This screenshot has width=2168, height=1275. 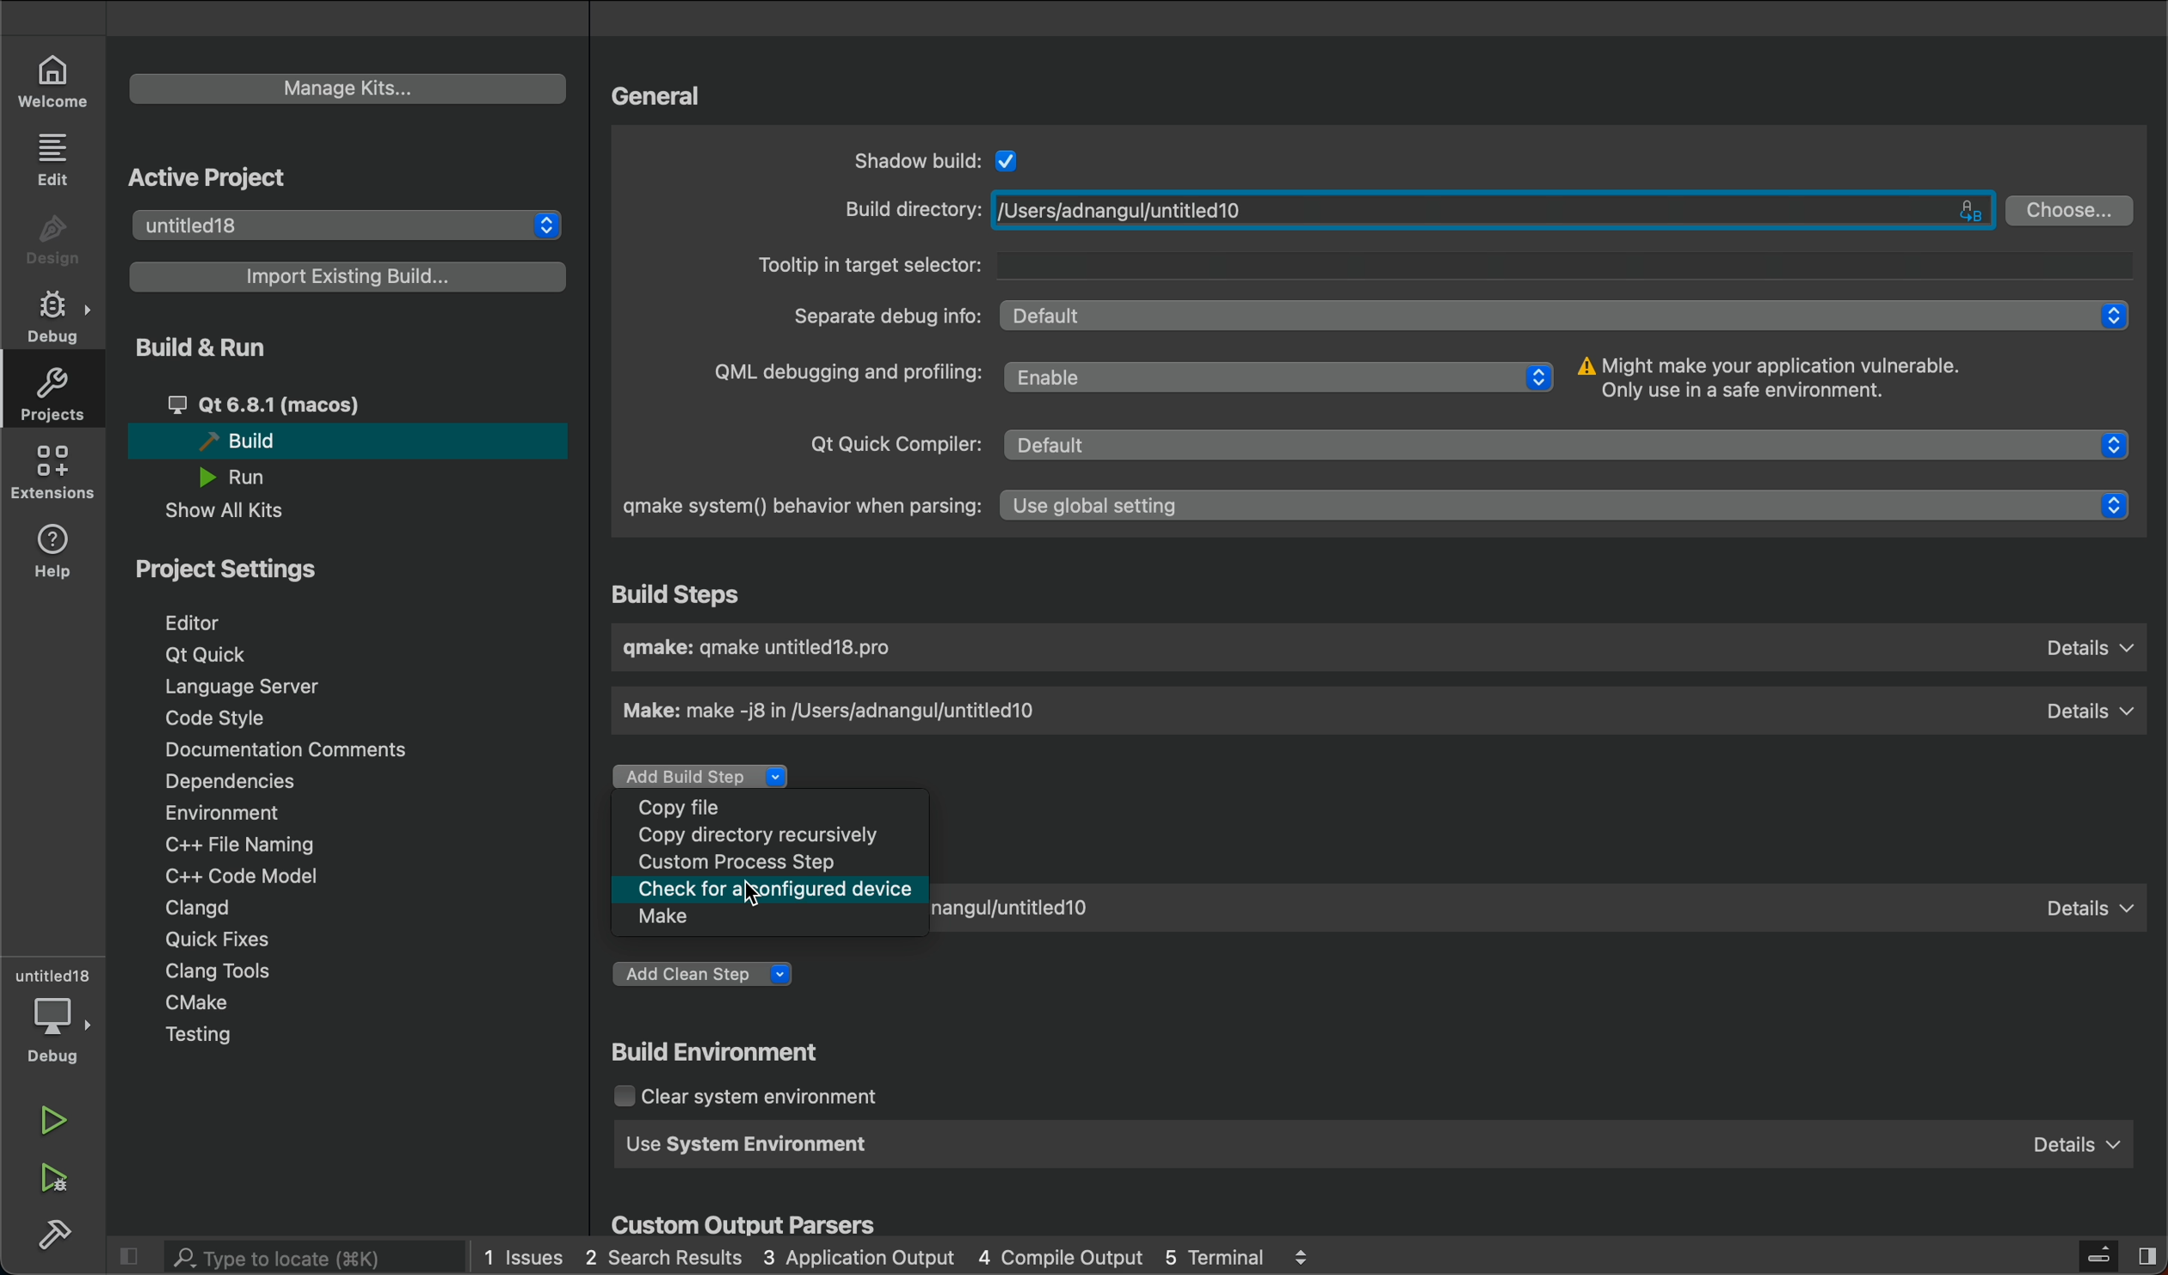 I want to click on Enable, so click(x=1279, y=376).